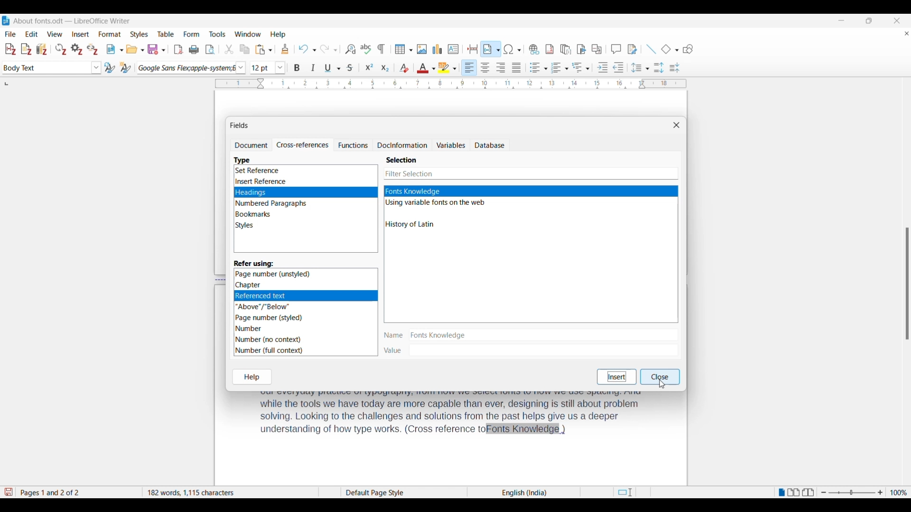  I want to click on Section title, so click(254, 263).